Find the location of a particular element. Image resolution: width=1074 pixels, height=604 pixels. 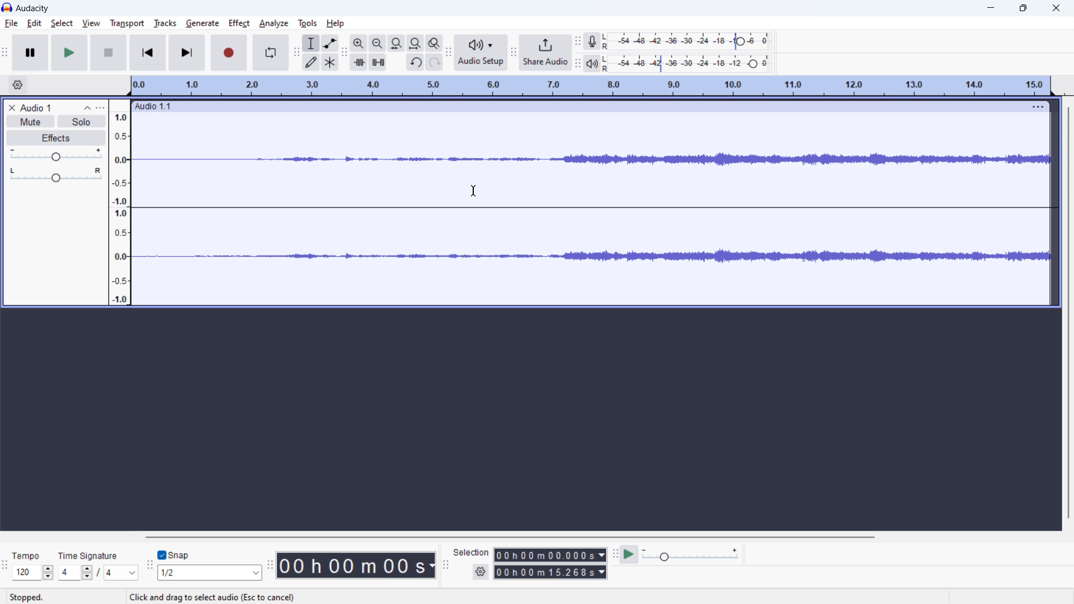

audio setup is located at coordinates (482, 52).